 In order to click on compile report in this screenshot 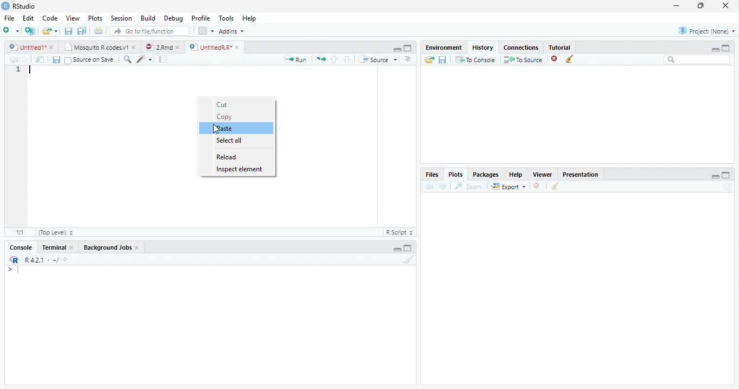, I will do `click(163, 60)`.